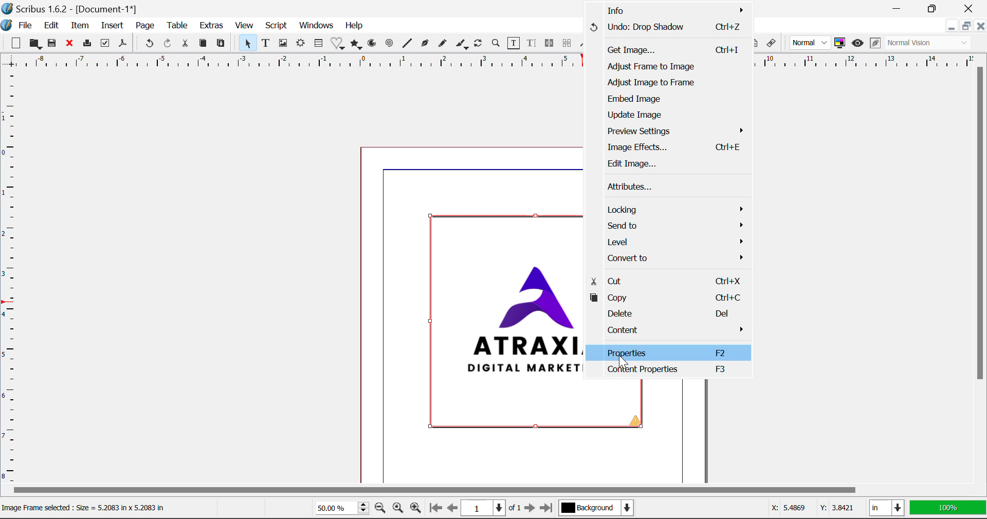 The height and width of the screenshot is (519, 987). Describe the element at coordinates (371, 46) in the screenshot. I see `Arcs` at that location.